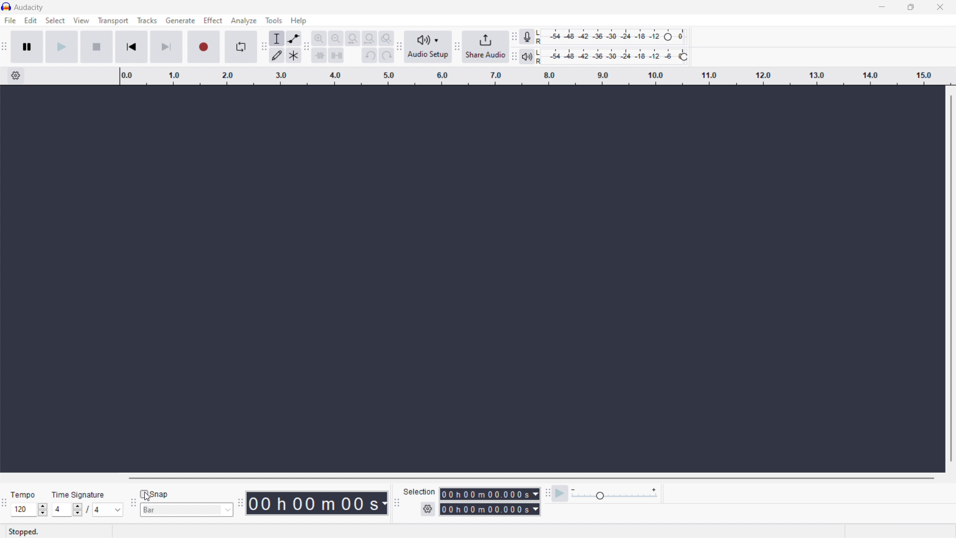 The width and height of the screenshot is (956, 538). Describe the element at coordinates (186, 510) in the screenshot. I see `set bar` at that location.